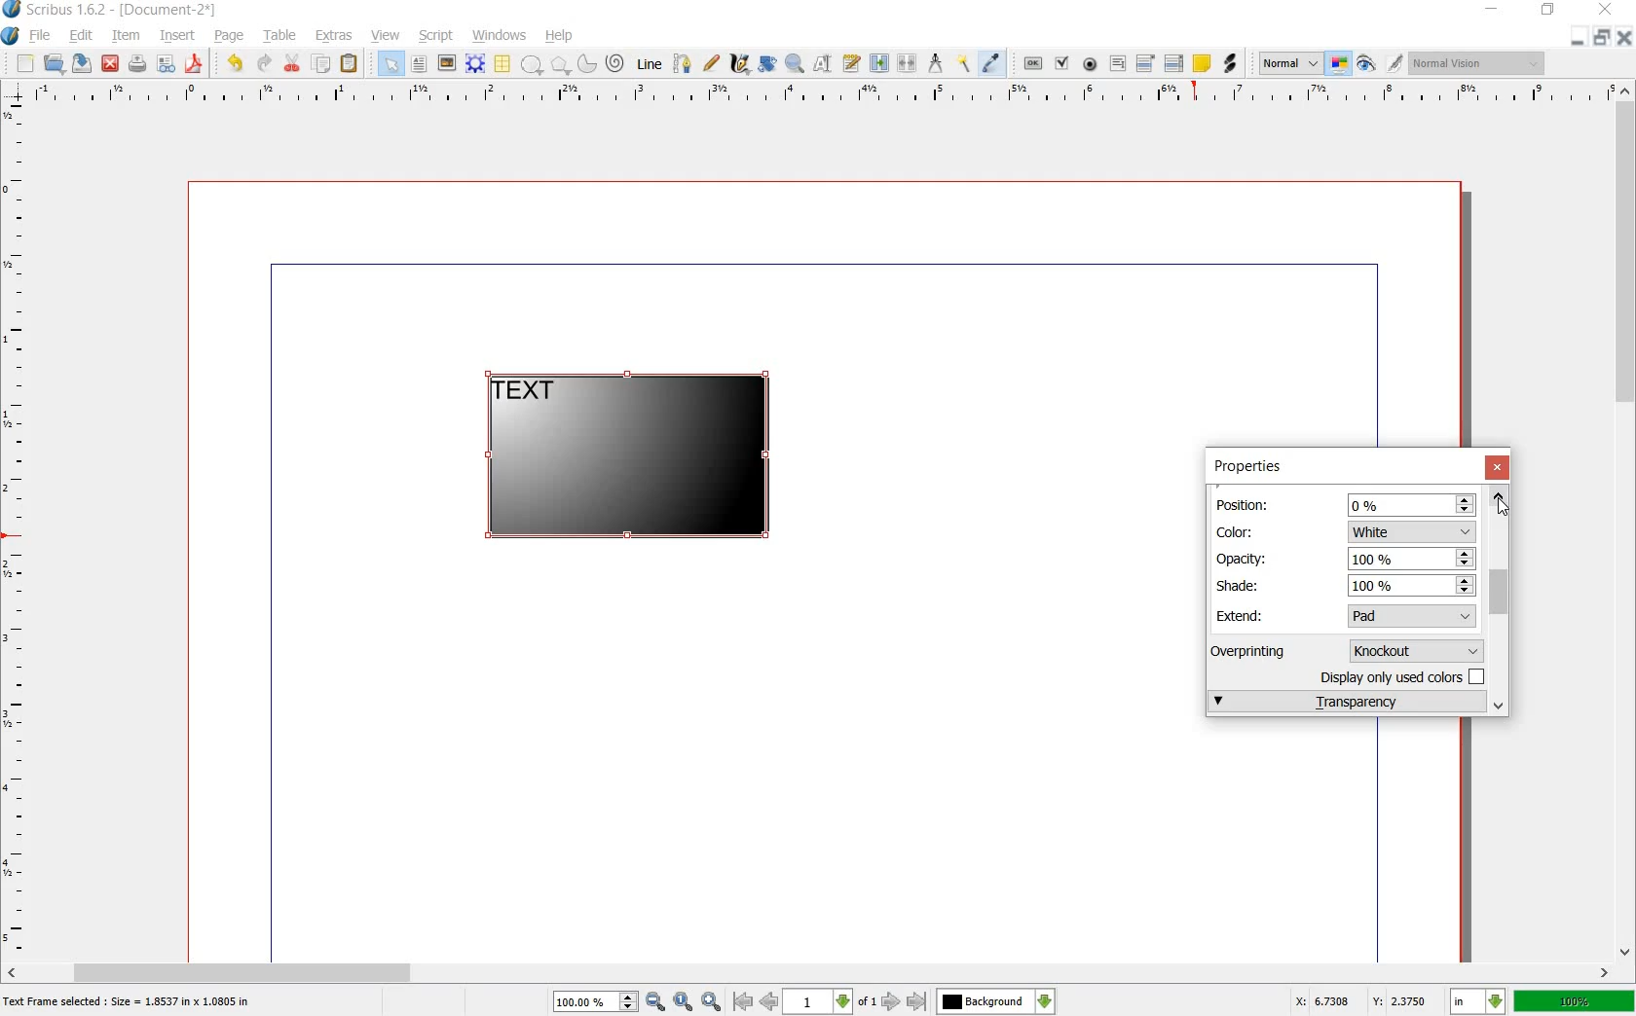  I want to click on scrollbar, so click(1501, 599).